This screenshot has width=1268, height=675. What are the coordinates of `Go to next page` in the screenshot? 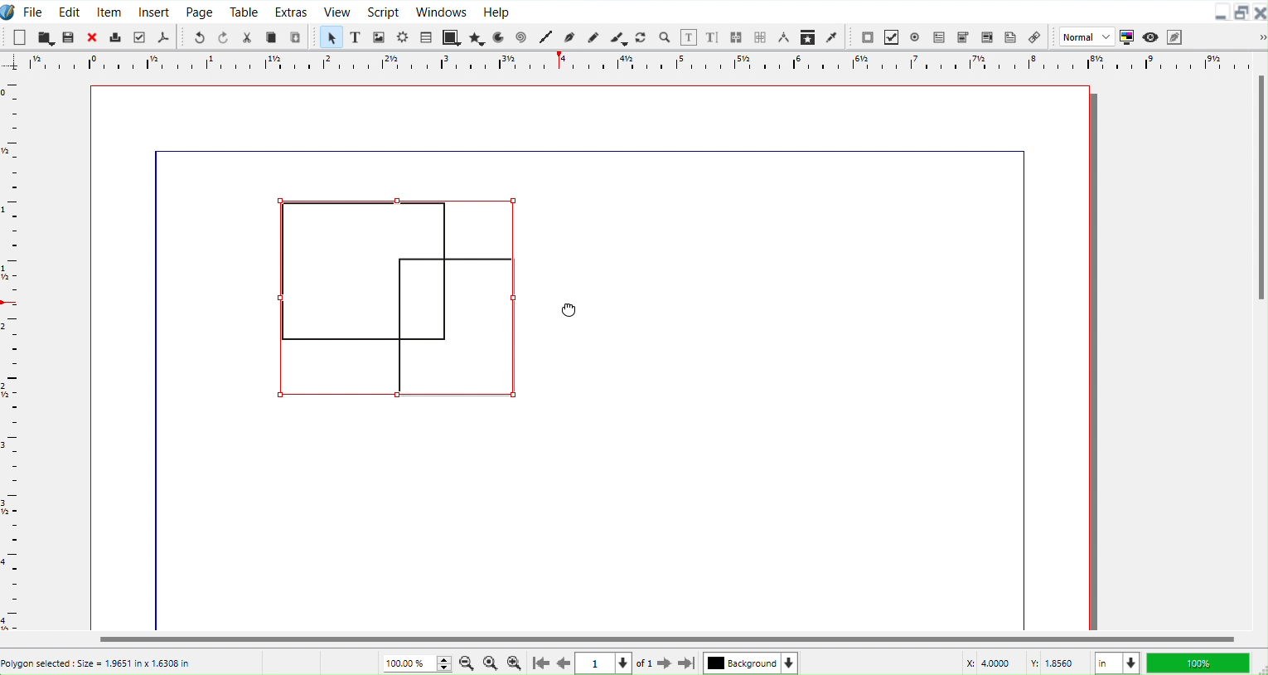 It's located at (666, 664).